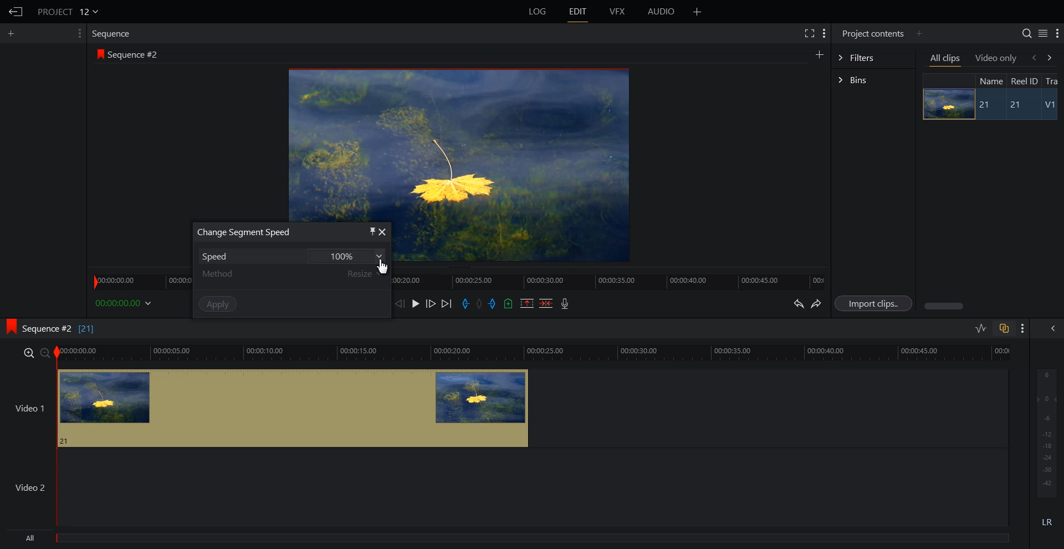 The image size is (1064, 549). What do you see at coordinates (819, 54) in the screenshot?
I see `Add panel` at bounding box center [819, 54].